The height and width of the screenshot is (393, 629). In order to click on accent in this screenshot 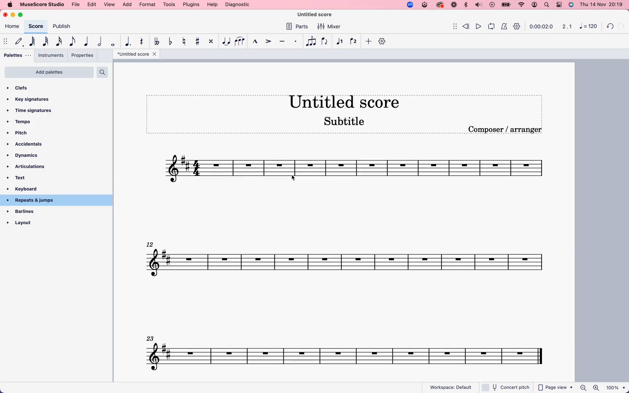, I will do `click(269, 41)`.